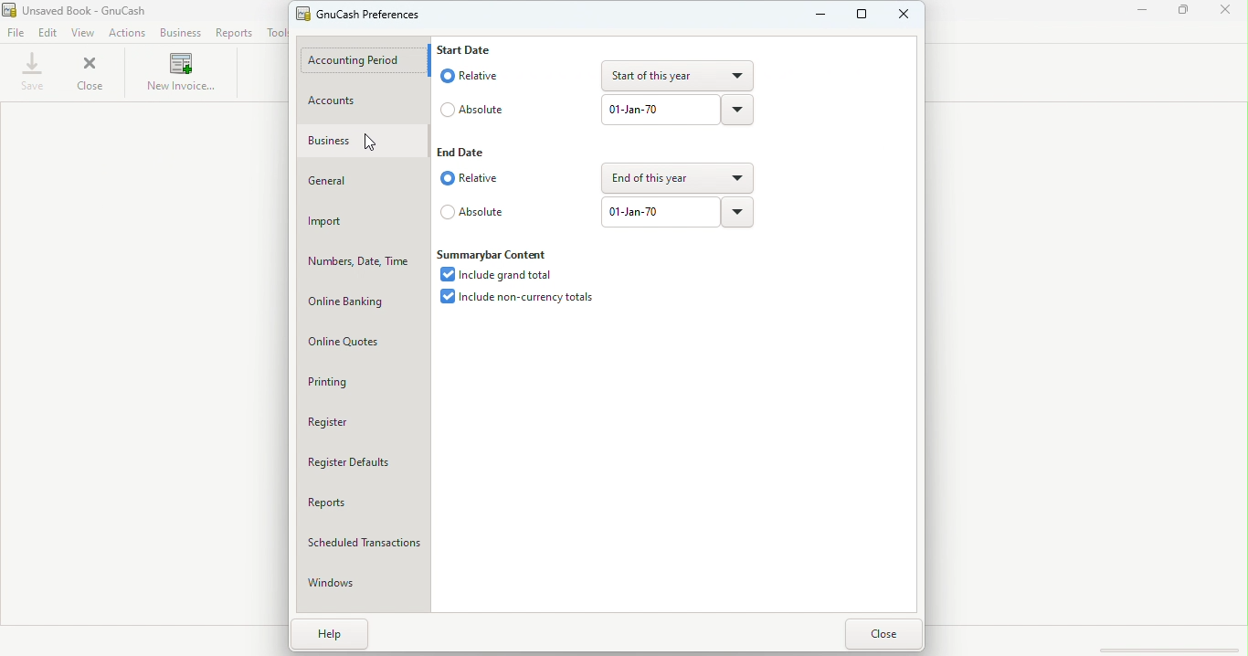  I want to click on Scheduled transactions, so click(360, 544).